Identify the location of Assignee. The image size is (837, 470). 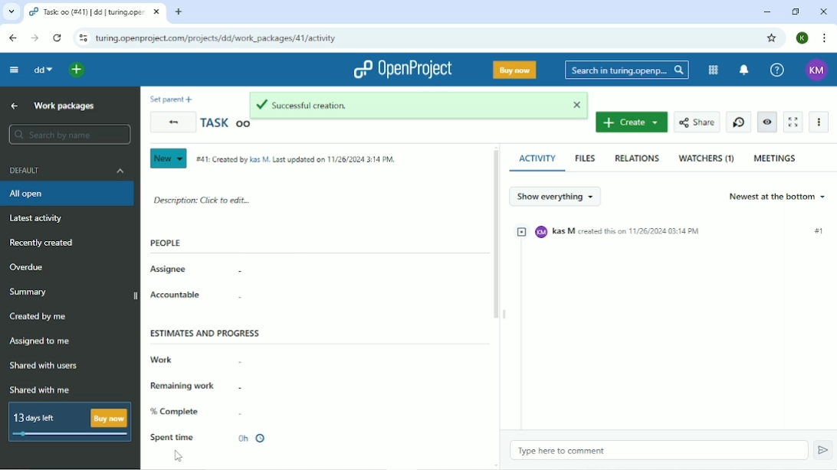
(169, 269).